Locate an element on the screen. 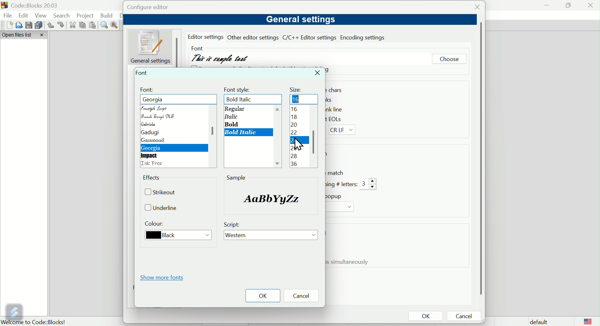  Font is located at coordinates (197, 47).